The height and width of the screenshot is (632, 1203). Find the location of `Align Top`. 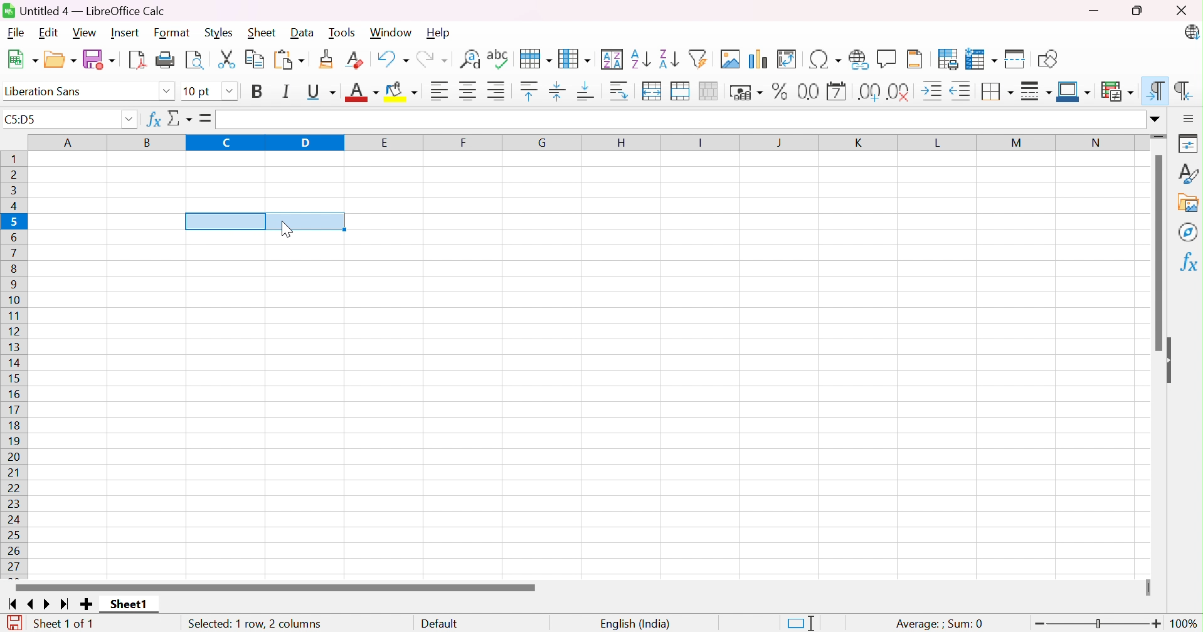

Align Top is located at coordinates (528, 91).